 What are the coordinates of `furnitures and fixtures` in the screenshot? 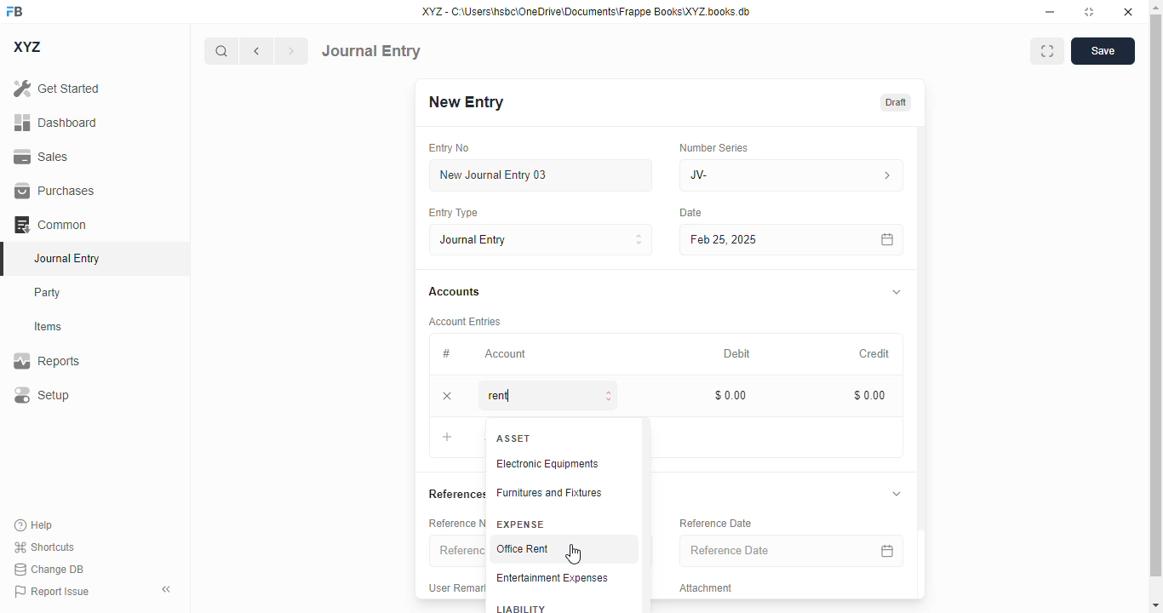 It's located at (551, 493).